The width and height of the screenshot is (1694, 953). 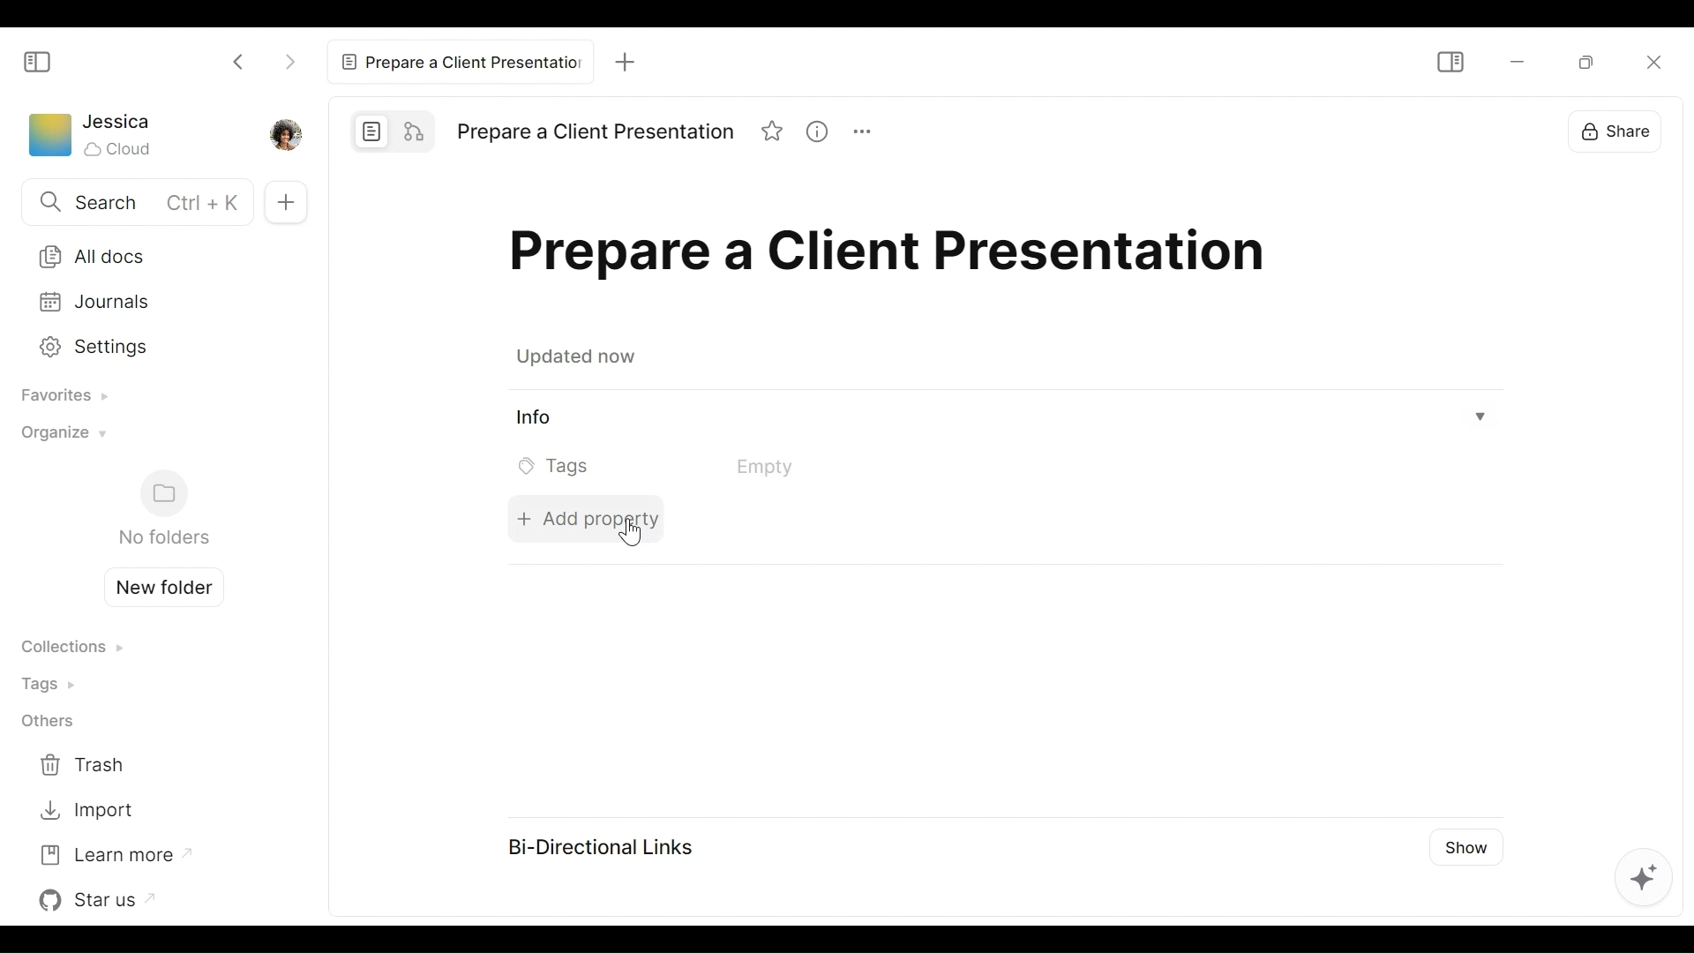 What do you see at coordinates (1515, 63) in the screenshot?
I see `minimize` at bounding box center [1515, 63].